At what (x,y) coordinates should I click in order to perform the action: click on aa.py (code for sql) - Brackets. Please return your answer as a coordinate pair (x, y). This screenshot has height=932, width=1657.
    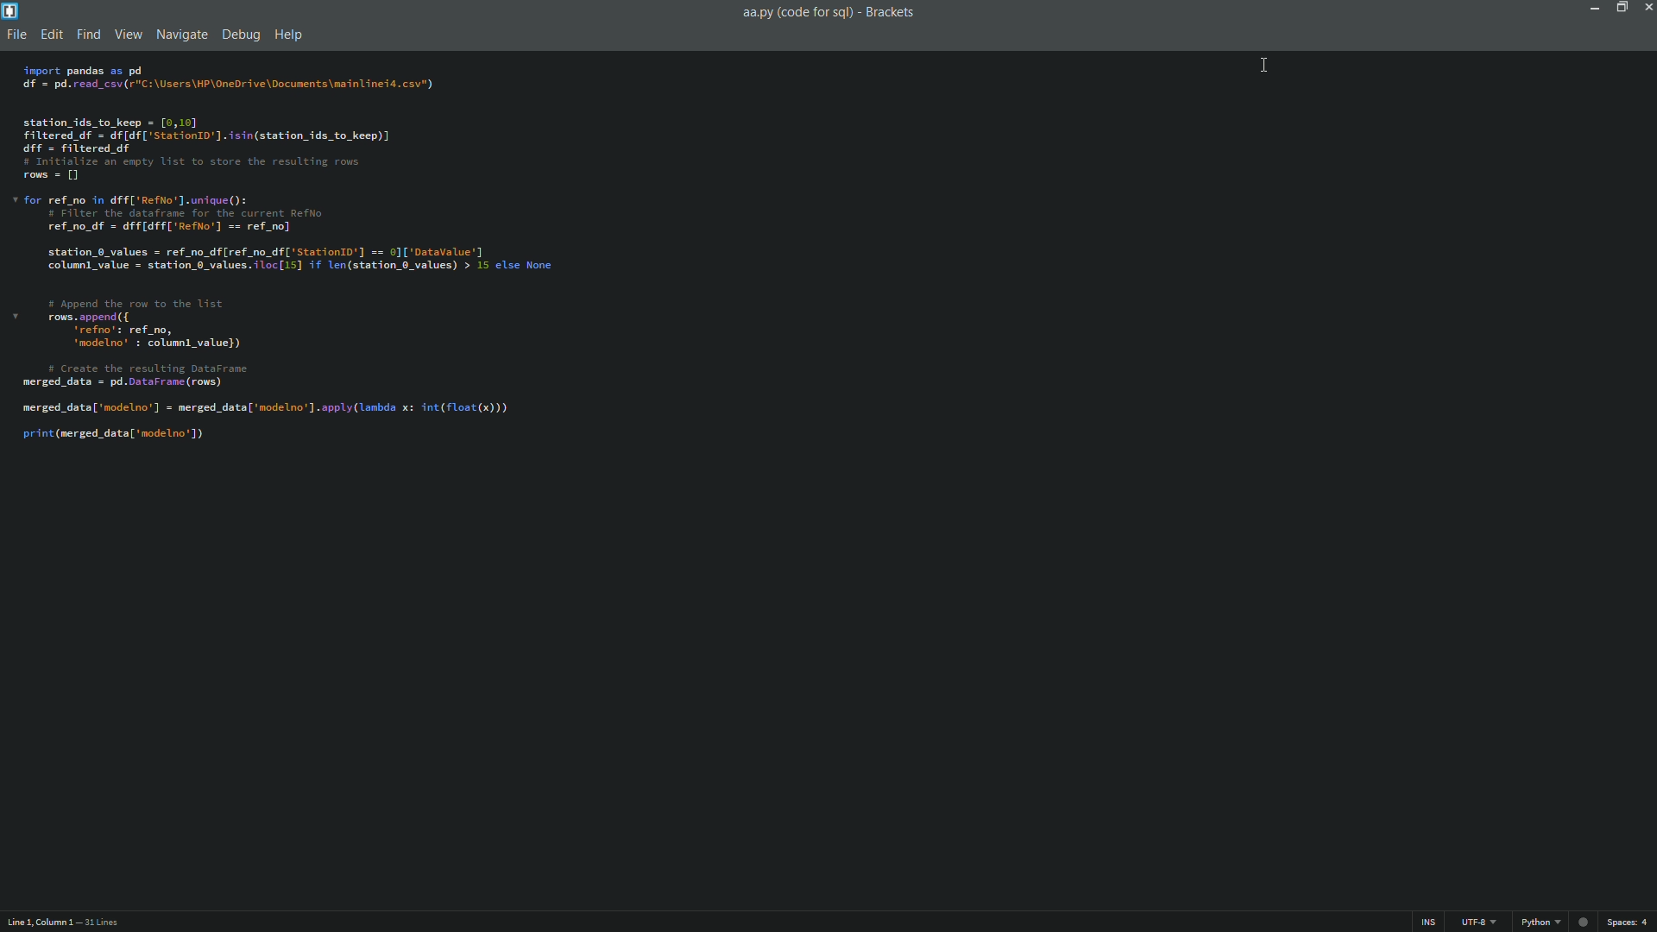
    Looking at the image, I should click on (835, 16).